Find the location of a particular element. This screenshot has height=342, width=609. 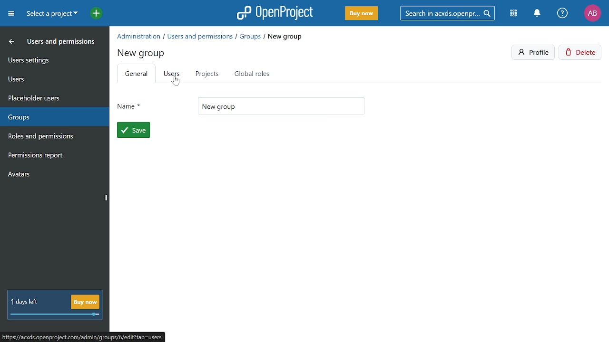

Global roles is located at coordinates (254, 74).